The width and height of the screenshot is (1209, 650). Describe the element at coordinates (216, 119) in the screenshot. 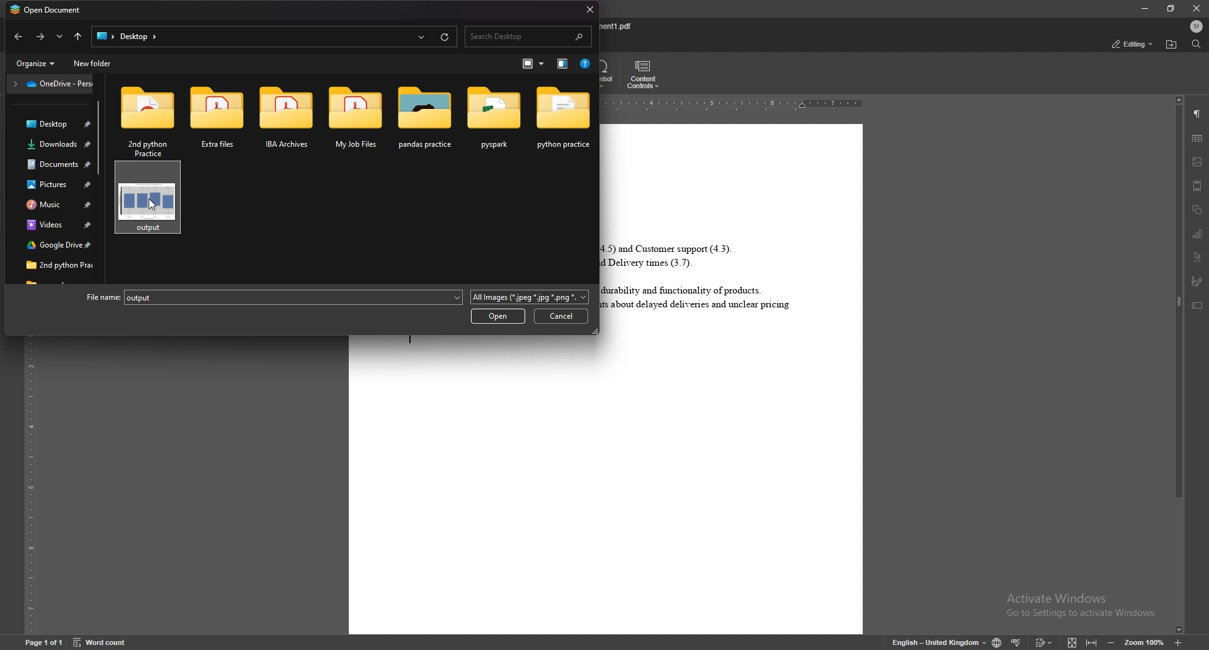

I see `folder` at that location.